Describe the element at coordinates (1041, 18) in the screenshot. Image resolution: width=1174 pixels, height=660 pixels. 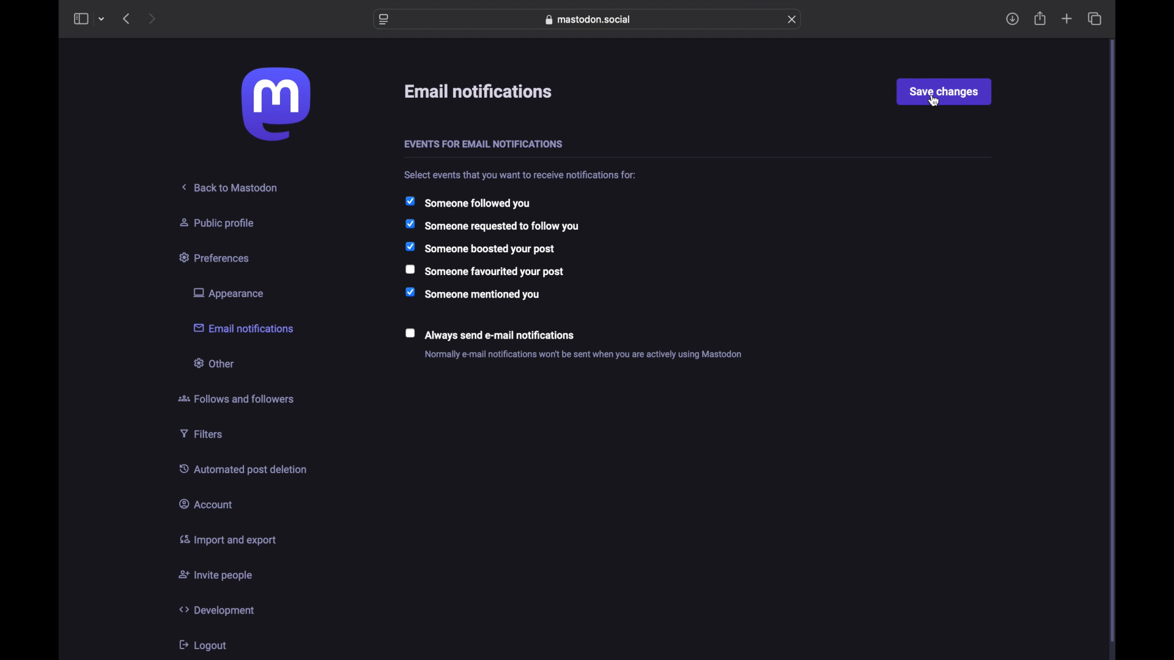
I see `share` at that location.